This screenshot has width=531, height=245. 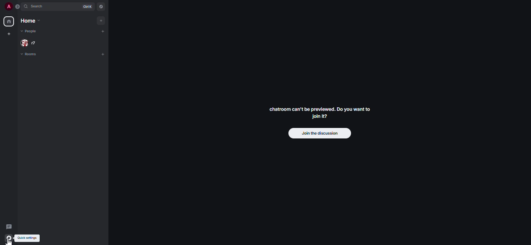 I want to click on people, so click(x=30, y=31).